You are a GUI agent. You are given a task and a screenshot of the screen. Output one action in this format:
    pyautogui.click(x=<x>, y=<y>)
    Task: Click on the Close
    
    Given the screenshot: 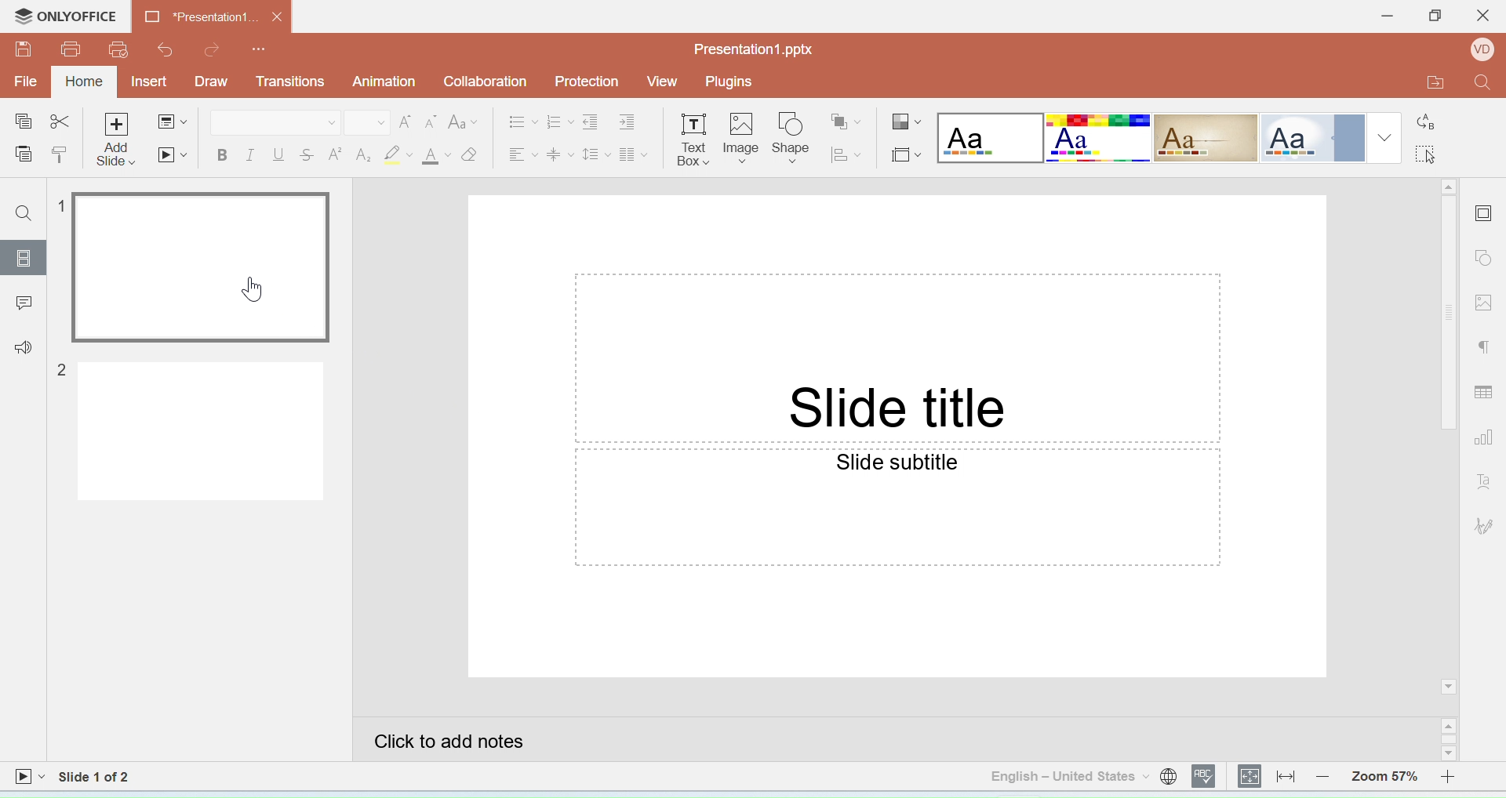 What is the action you would take?
    pyautogui.click(x=1482, y=20)
    